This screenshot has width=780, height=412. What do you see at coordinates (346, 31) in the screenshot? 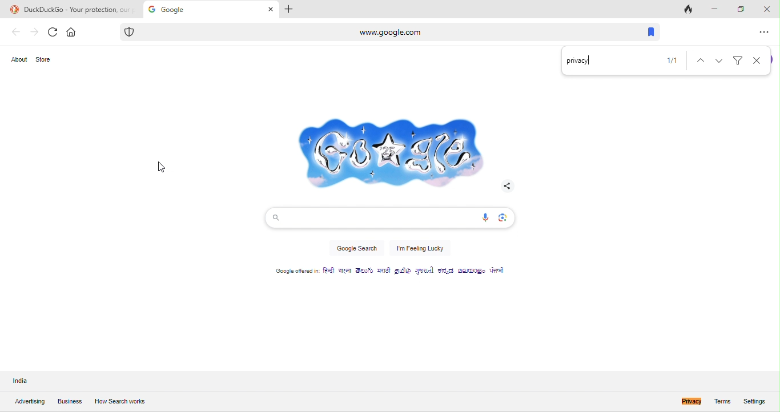
I see `www.google.com` at bounding box center [346, 31].